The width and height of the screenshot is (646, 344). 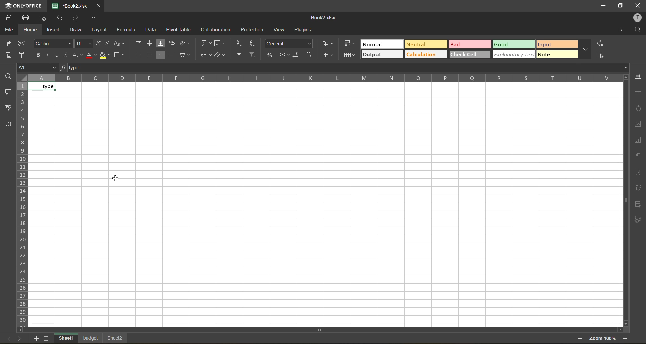 What do you see at coordinates (639, 157) in the screenshot?
I see `paragraph` at bounding box center [639, 157].